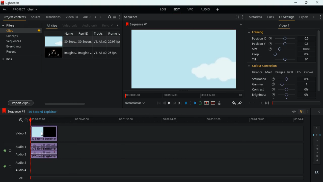  Describe the element at coordinates (11, 26) in the screenshot. I see `filters` at that location.